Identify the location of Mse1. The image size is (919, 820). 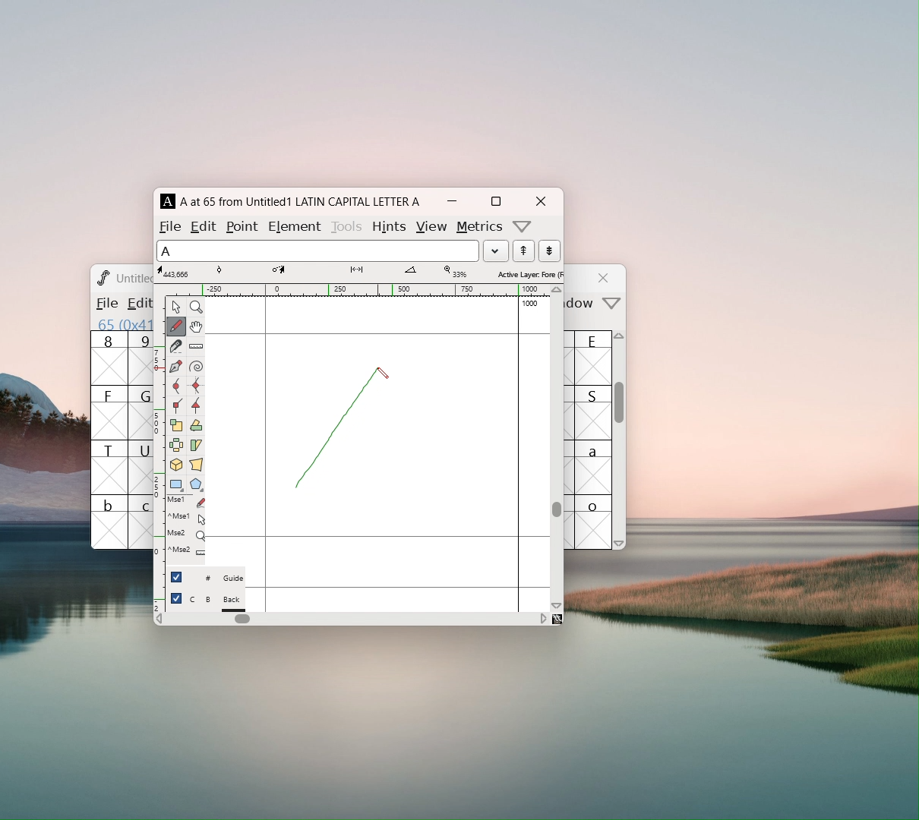
(188, 502).